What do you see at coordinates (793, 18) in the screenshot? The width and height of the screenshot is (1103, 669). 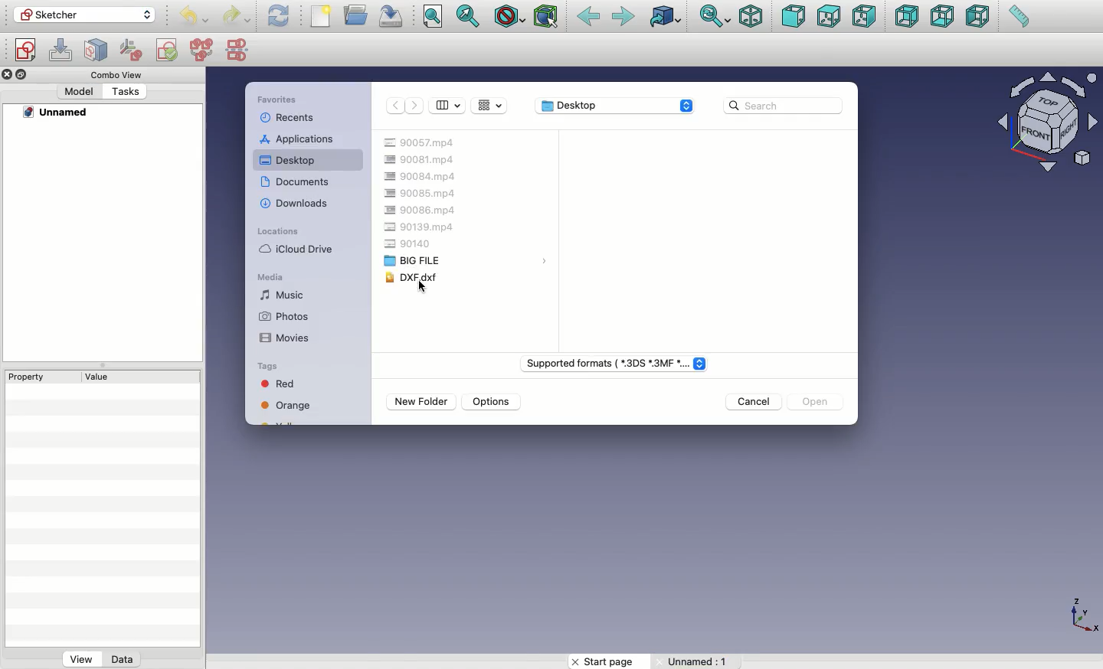 I see `Front` at bounding box center [793, 18].